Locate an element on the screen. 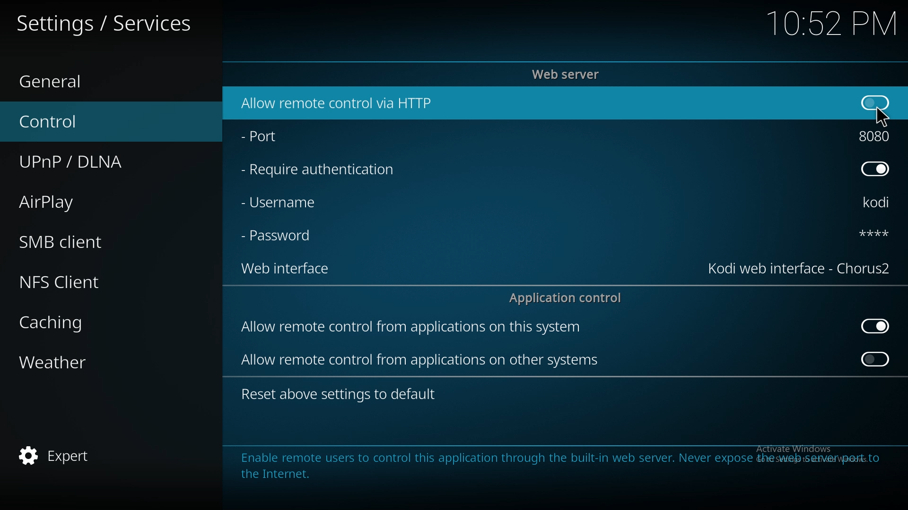 The image size is (908, 510). reset is located at coordinates (341, 395).